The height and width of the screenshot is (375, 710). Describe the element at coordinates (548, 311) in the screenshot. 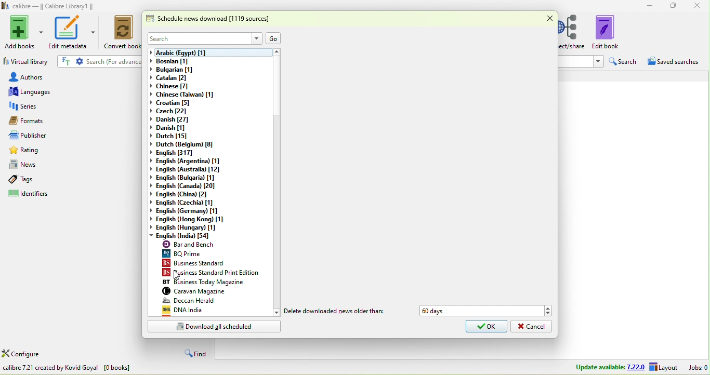

I see `Drop down` at that location.